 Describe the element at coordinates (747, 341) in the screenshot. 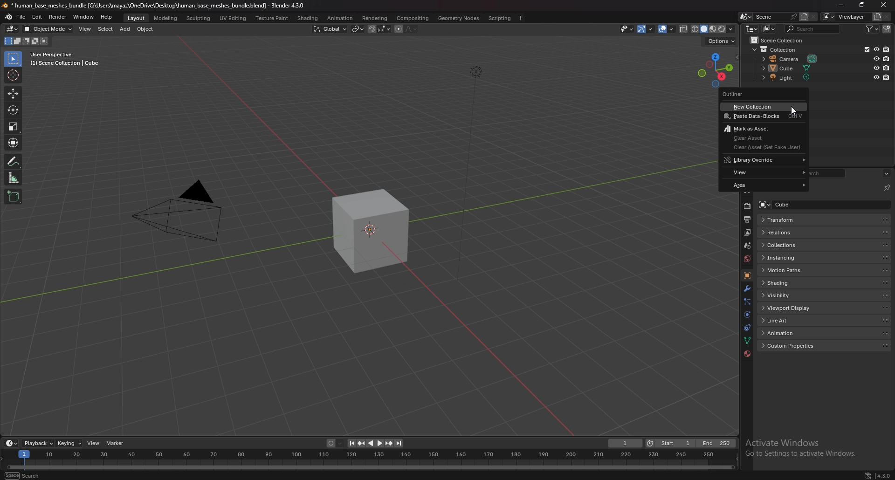

I see `data` at that location.